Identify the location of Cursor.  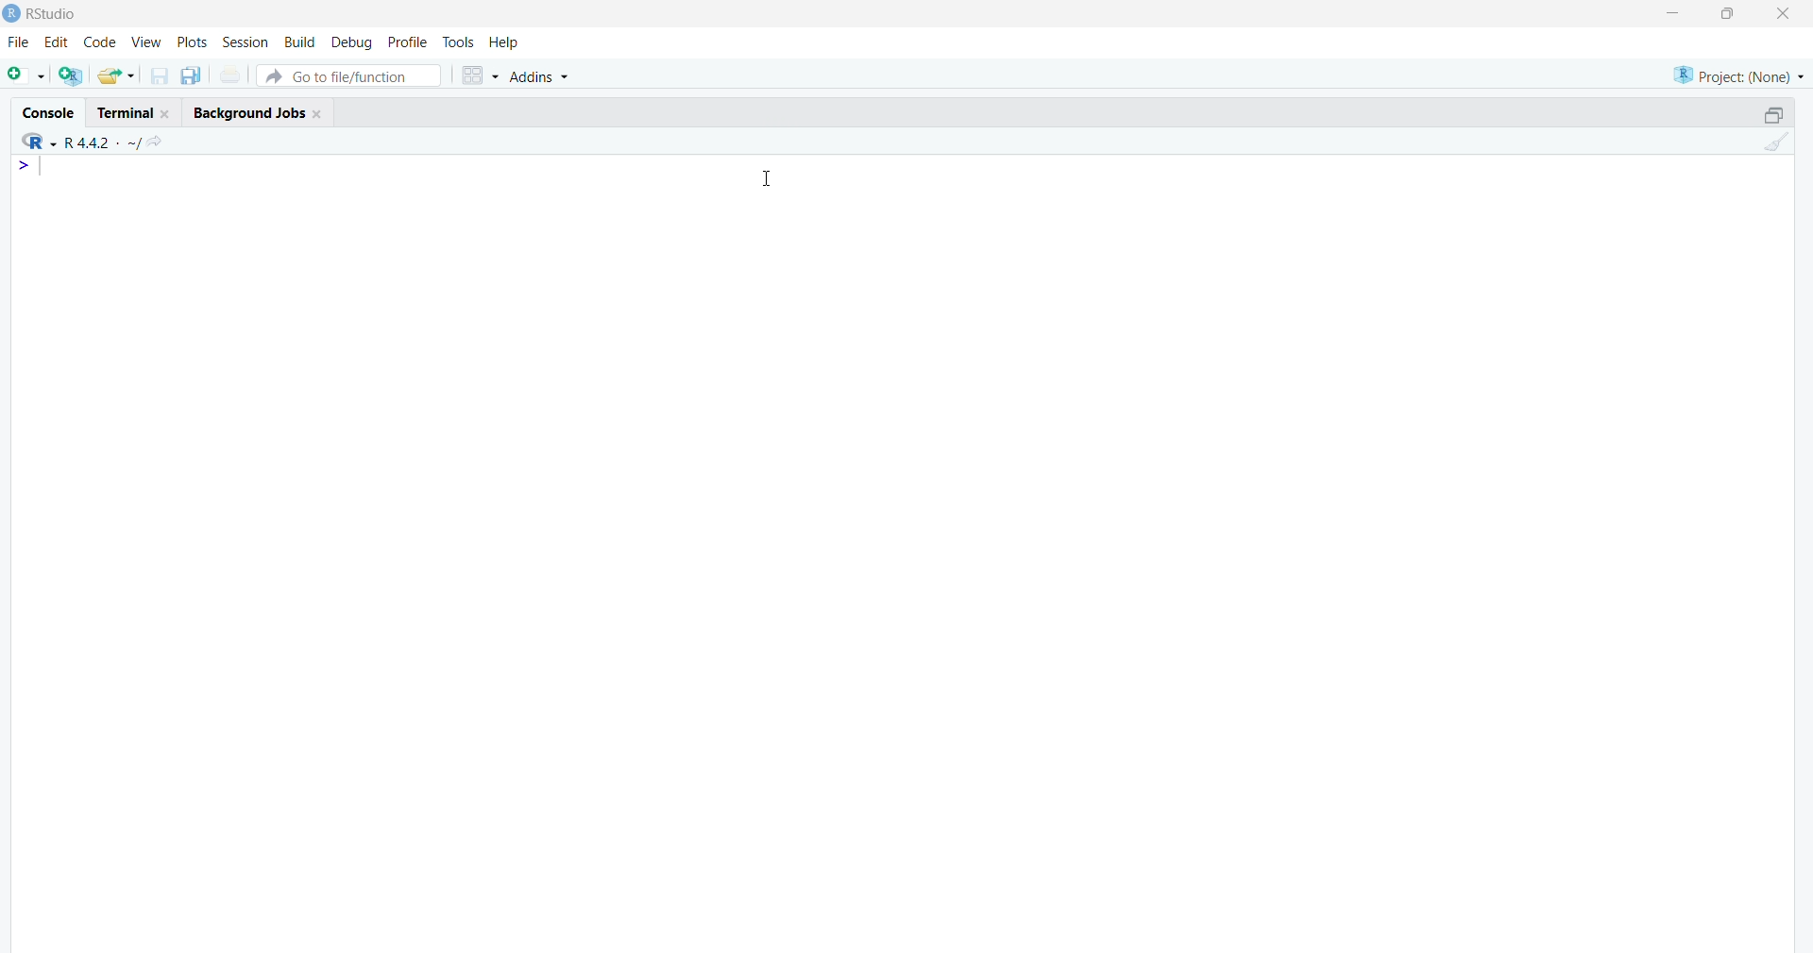
(769, 177).